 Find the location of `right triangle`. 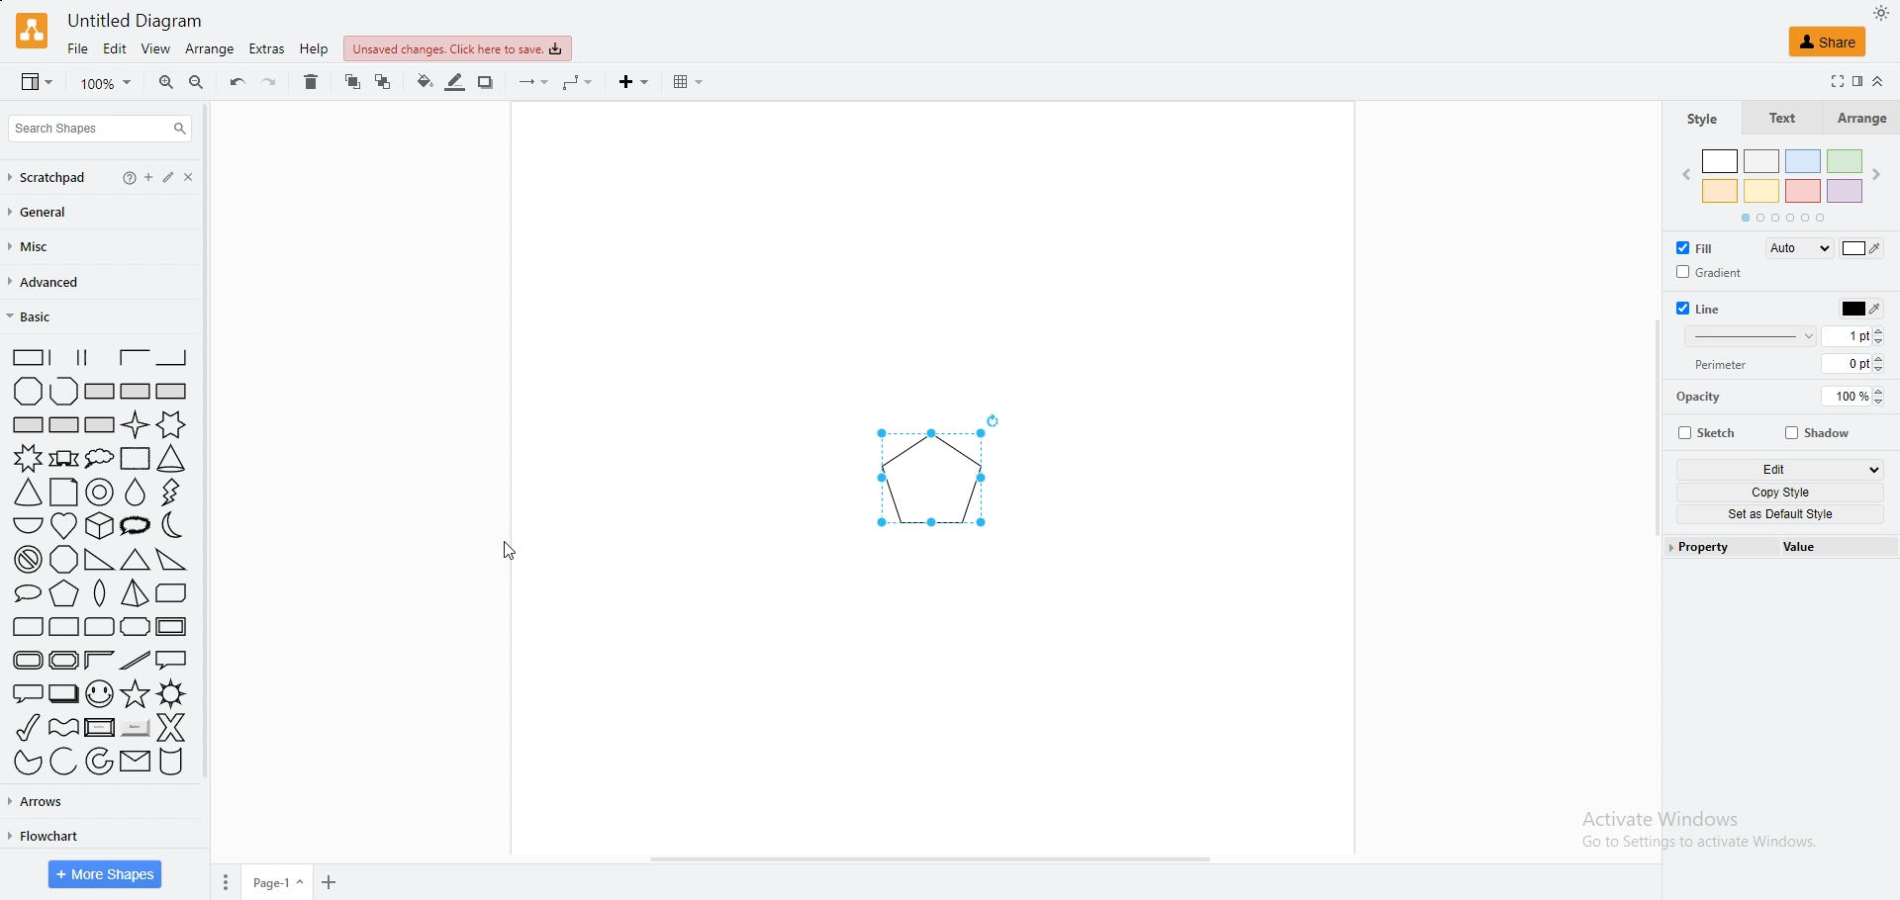

right triangle is located at coordinates (97, 561).